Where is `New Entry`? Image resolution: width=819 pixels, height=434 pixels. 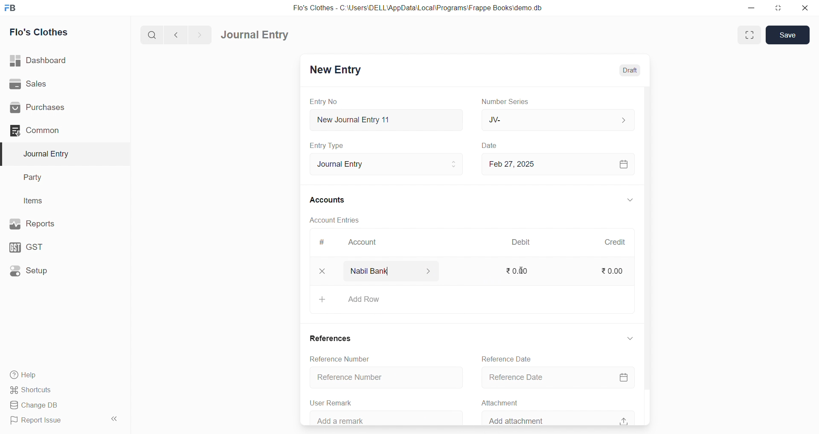
New Entry is located at coordinates (337, 70).